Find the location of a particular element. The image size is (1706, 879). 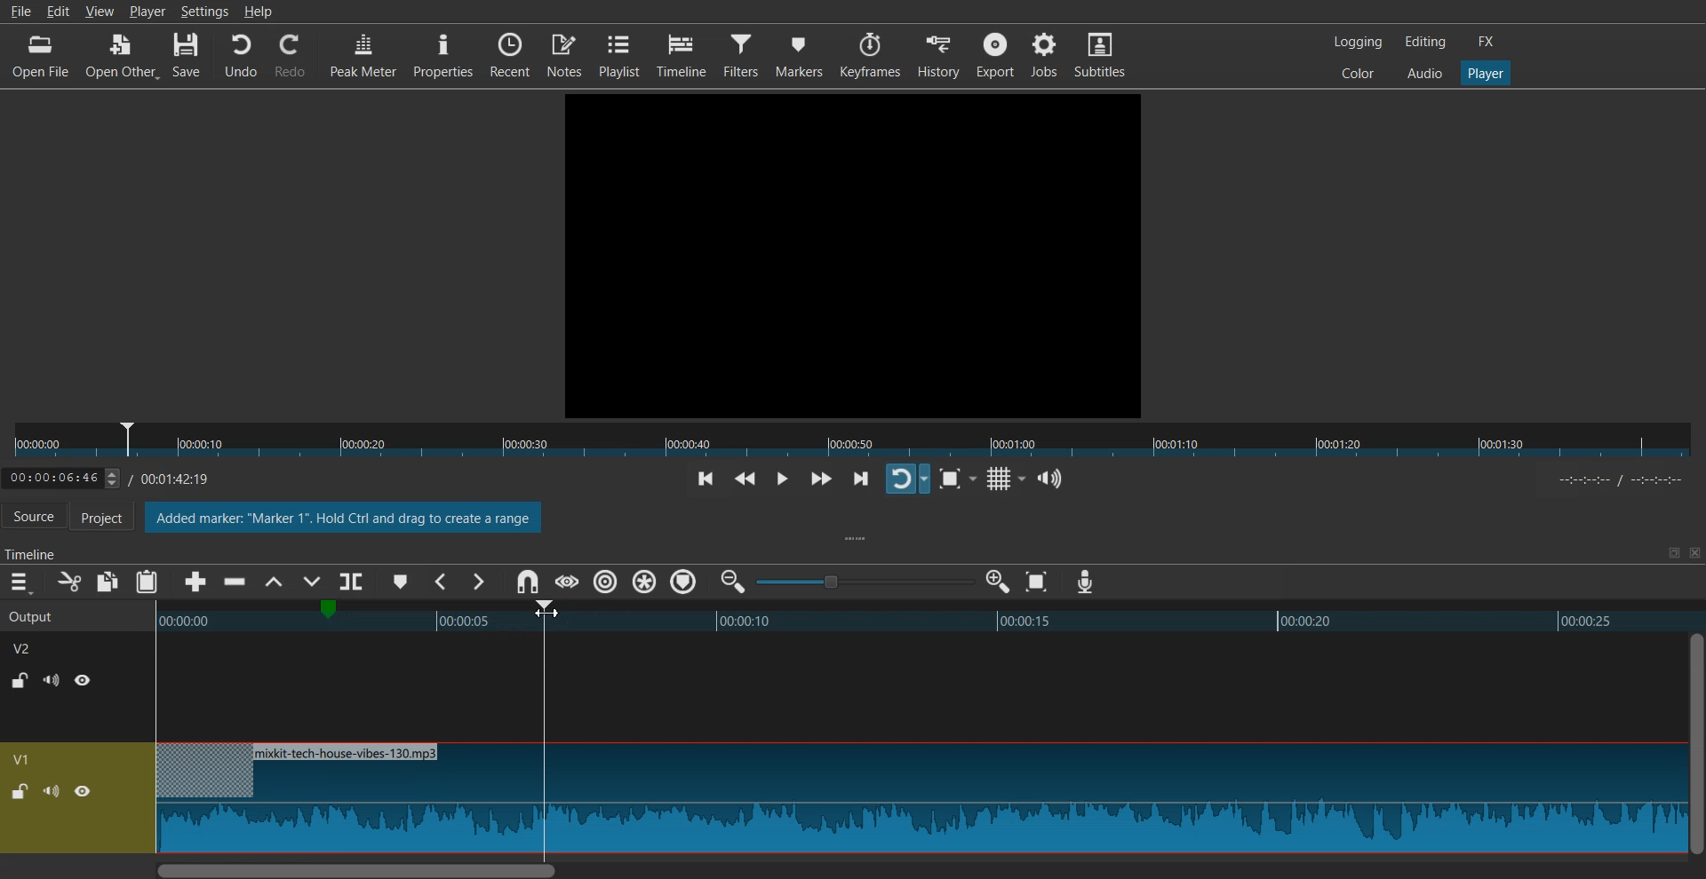

Show the volume control is located at coordinates (1050, 479).